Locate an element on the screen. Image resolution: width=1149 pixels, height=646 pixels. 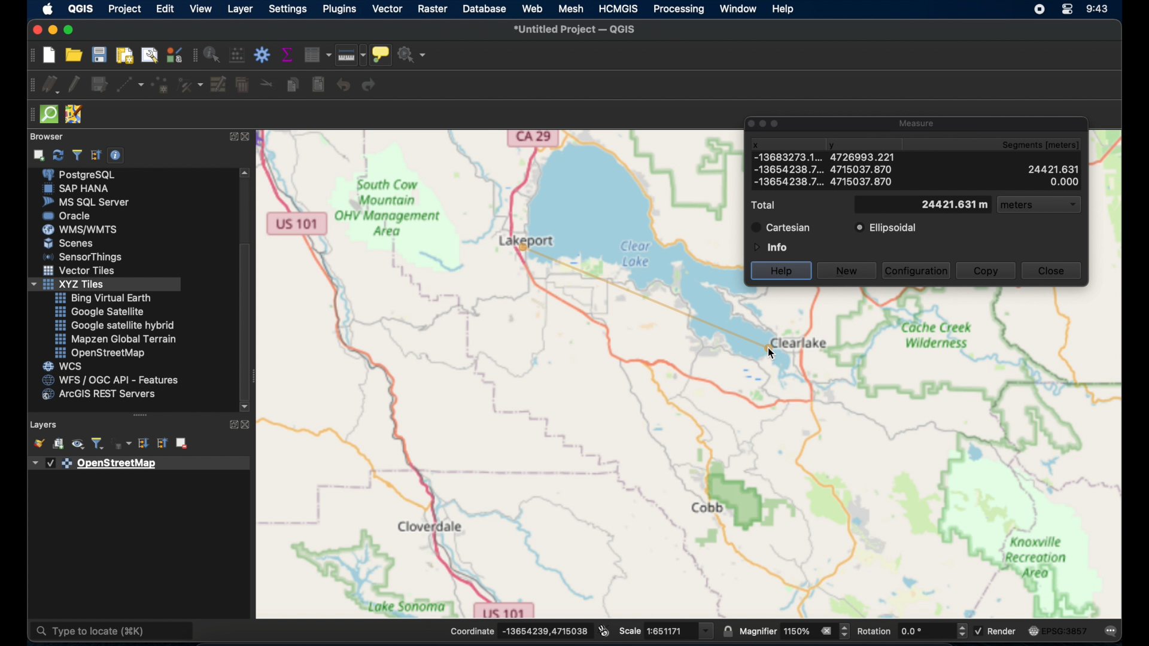
refresh is located at coordinates (57, 156).